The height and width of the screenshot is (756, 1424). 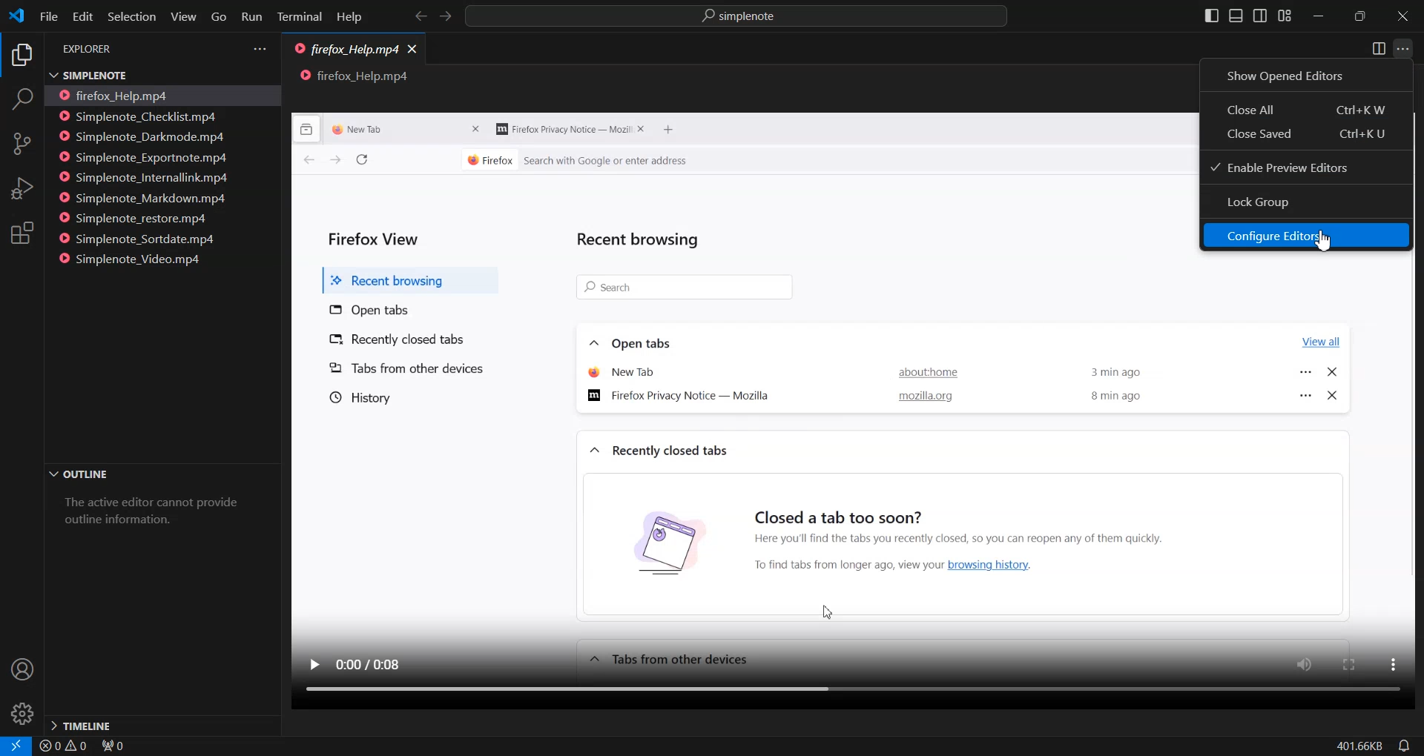 What do you see at coordinates (682, 287) in the screenshot?
I see `search` at bounding box center [682, 287].